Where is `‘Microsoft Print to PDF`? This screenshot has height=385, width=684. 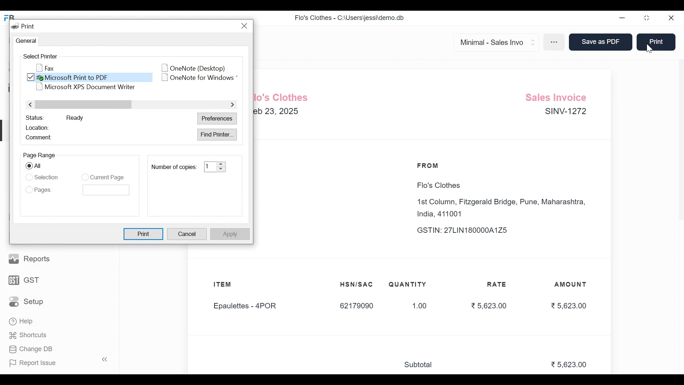 ‘Microsoft Print to PDF is located at coordinates (94, 77).